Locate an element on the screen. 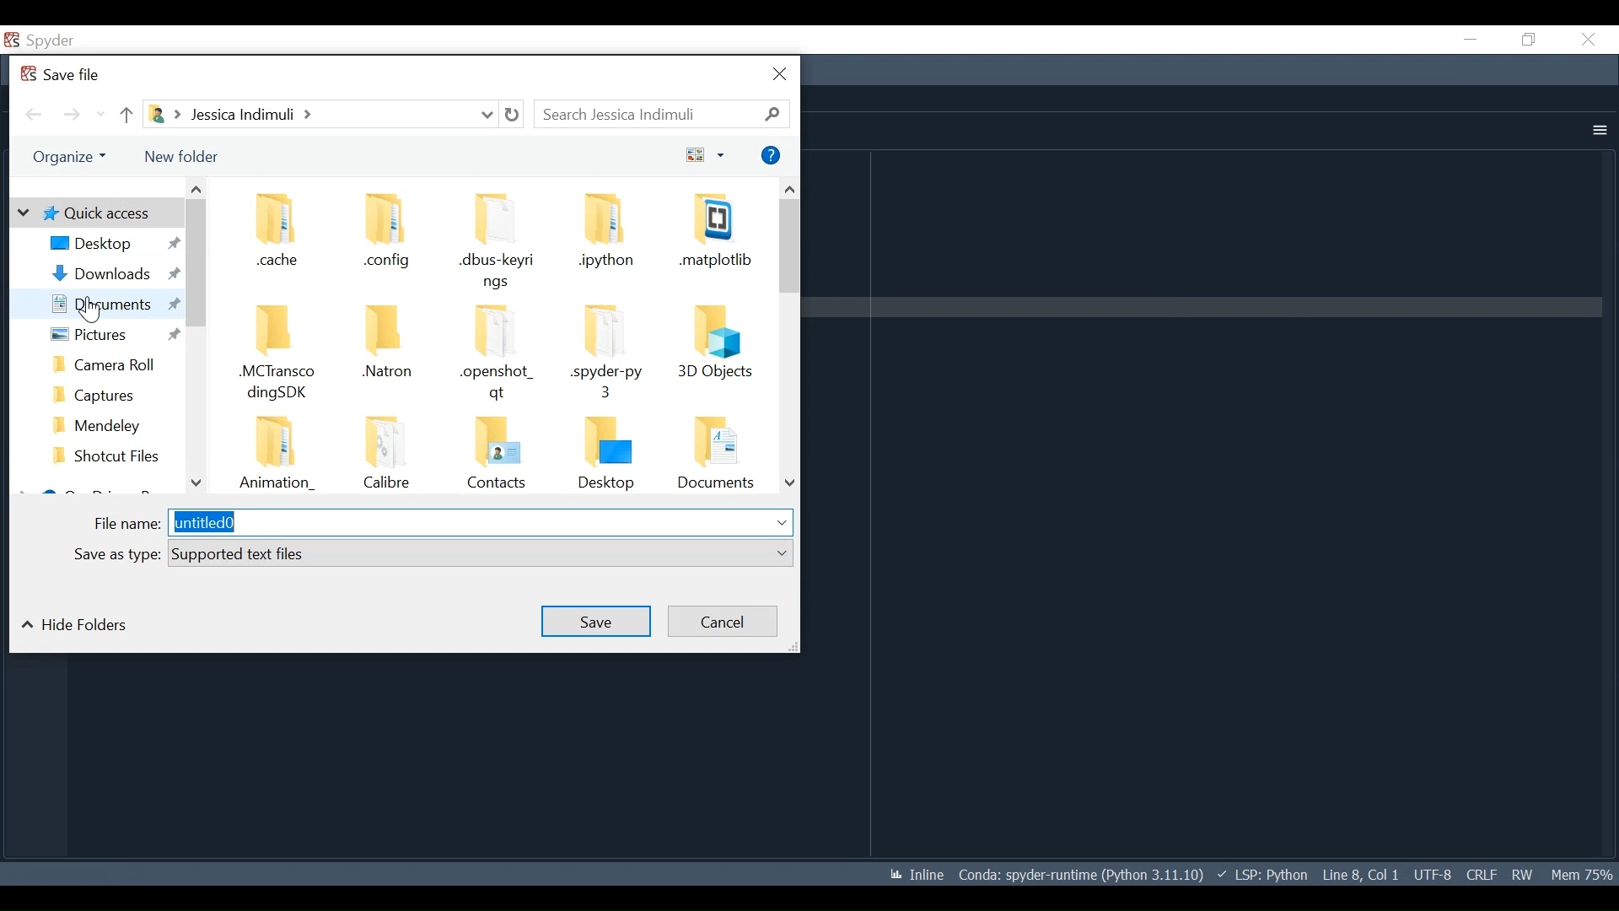 The width and height of the screenshot is (1619, 911). Pictures is located at coordinates (105, 335).